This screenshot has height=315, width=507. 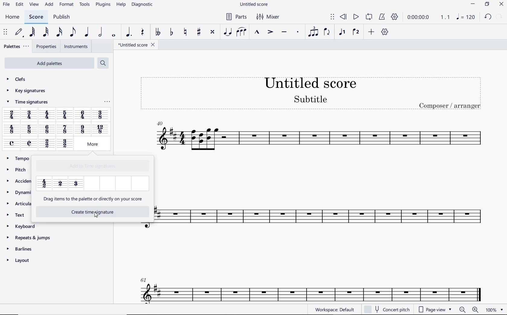 I want to click on 2/2, so click(x=46, y=144).